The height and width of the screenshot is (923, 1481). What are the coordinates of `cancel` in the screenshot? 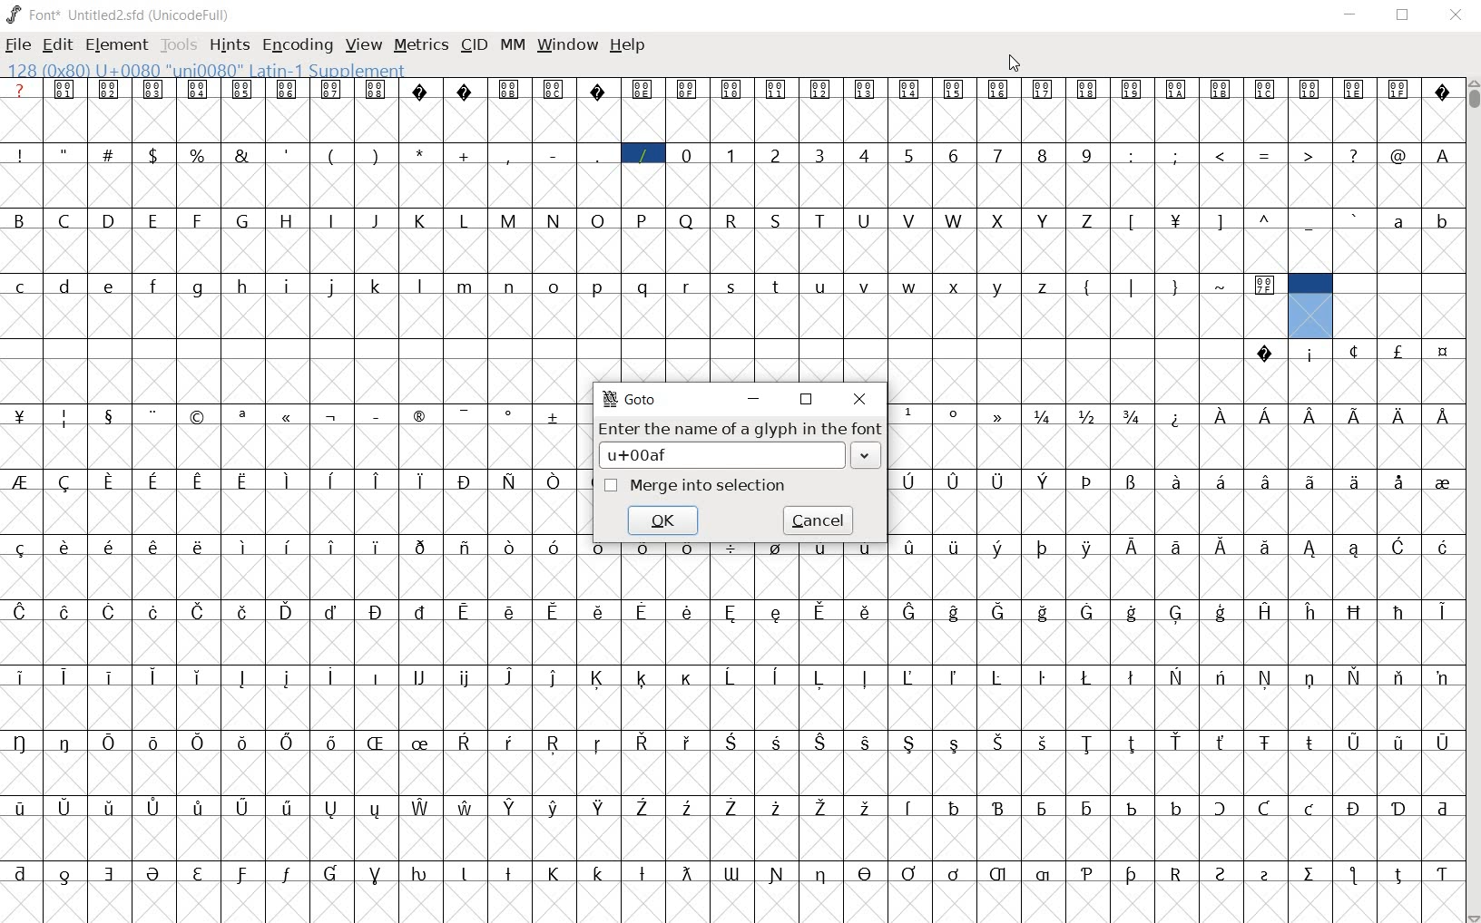 It's located at (819, 519).